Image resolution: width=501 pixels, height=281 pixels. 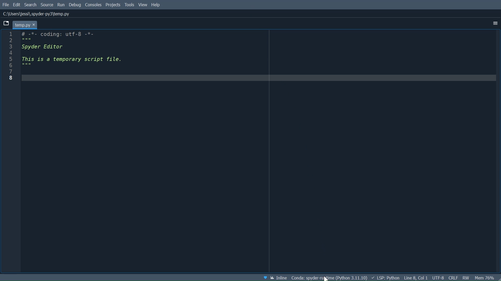 I want to click on Source, so click(x=47, y=5).